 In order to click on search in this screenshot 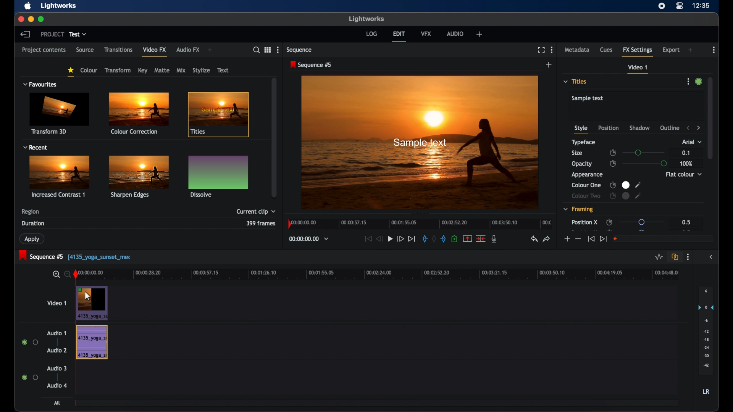, I will do `click(256, 50)`.